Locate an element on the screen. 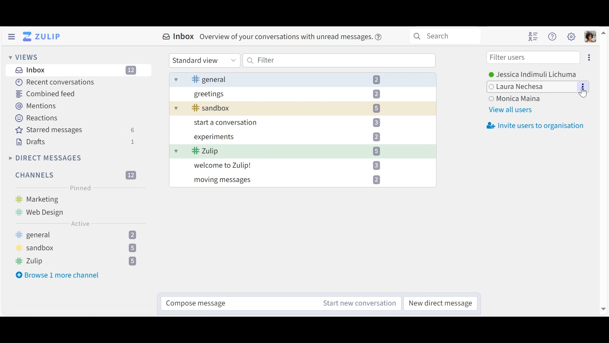 The width and height of the screenshot is (609, 343). Inbox is located at coordinates (79, 70).